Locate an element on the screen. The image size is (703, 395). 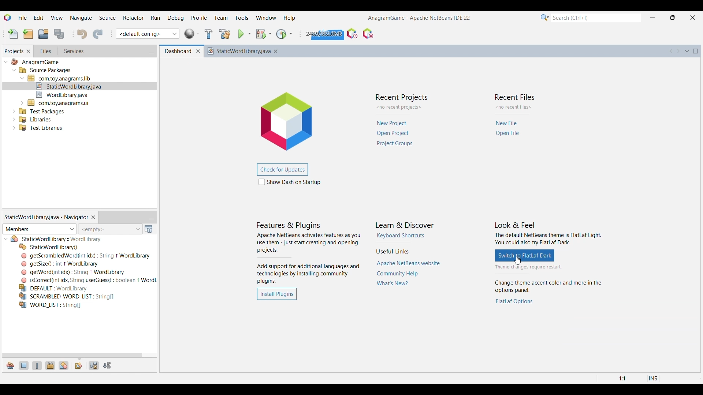
 is located at coordinates (42, 110).